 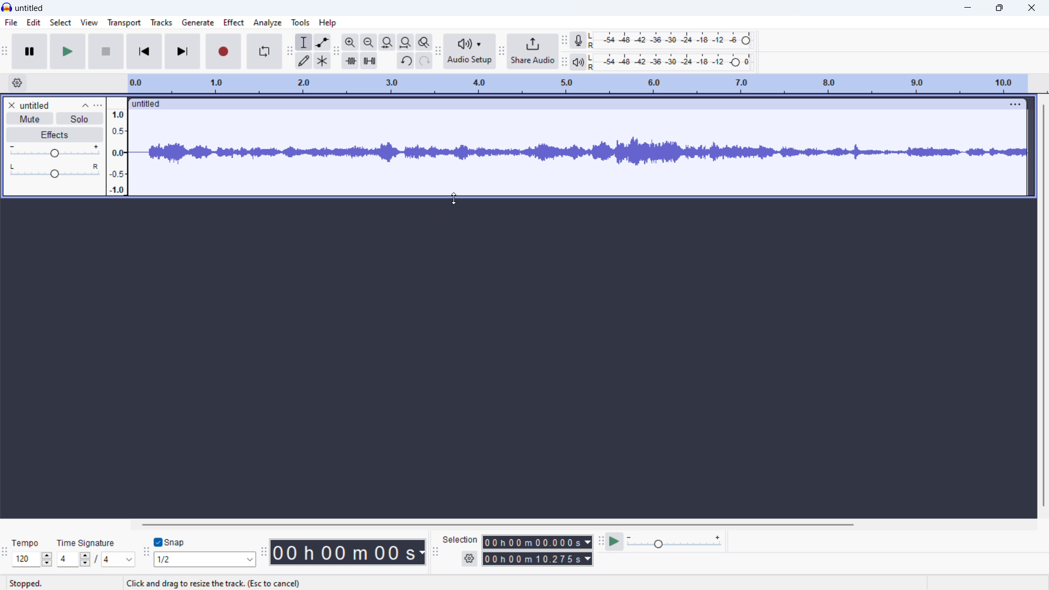 I want to click on pan, so click(x=55, y=171).